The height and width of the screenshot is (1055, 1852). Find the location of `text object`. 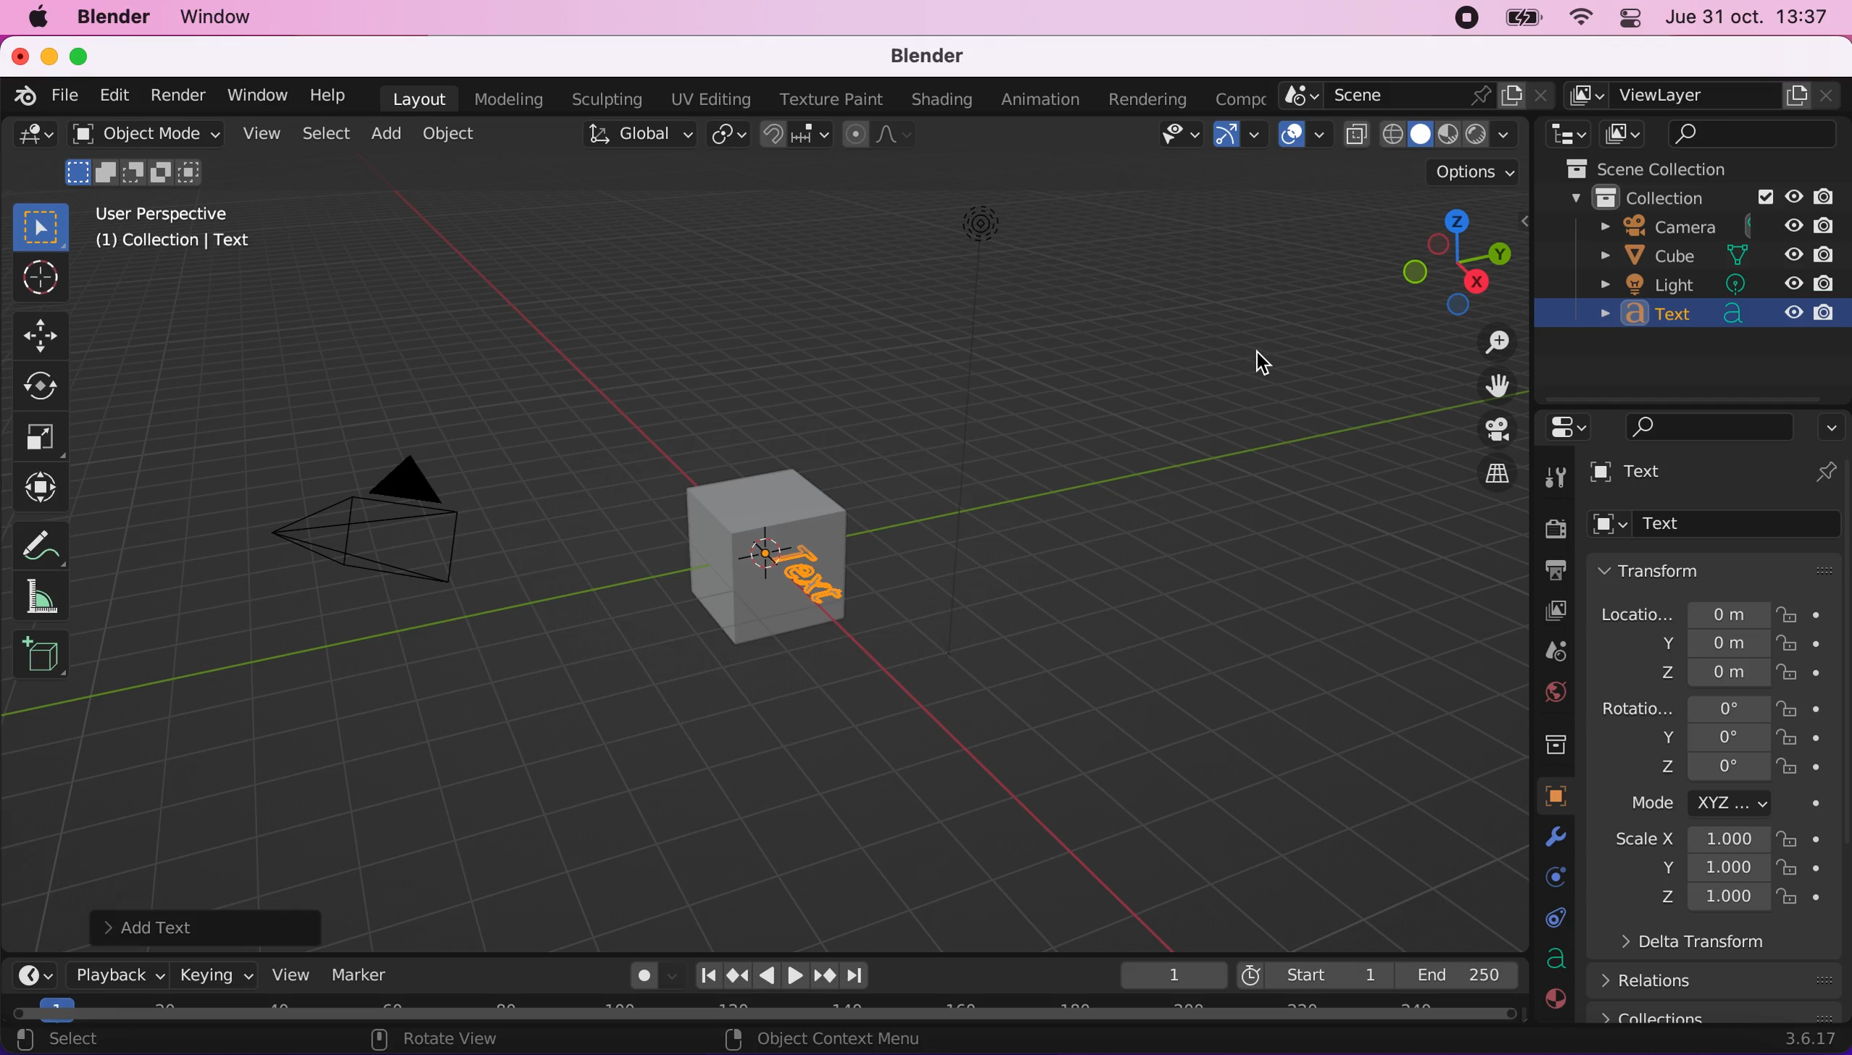

text object is located at coordinates (813, 575).